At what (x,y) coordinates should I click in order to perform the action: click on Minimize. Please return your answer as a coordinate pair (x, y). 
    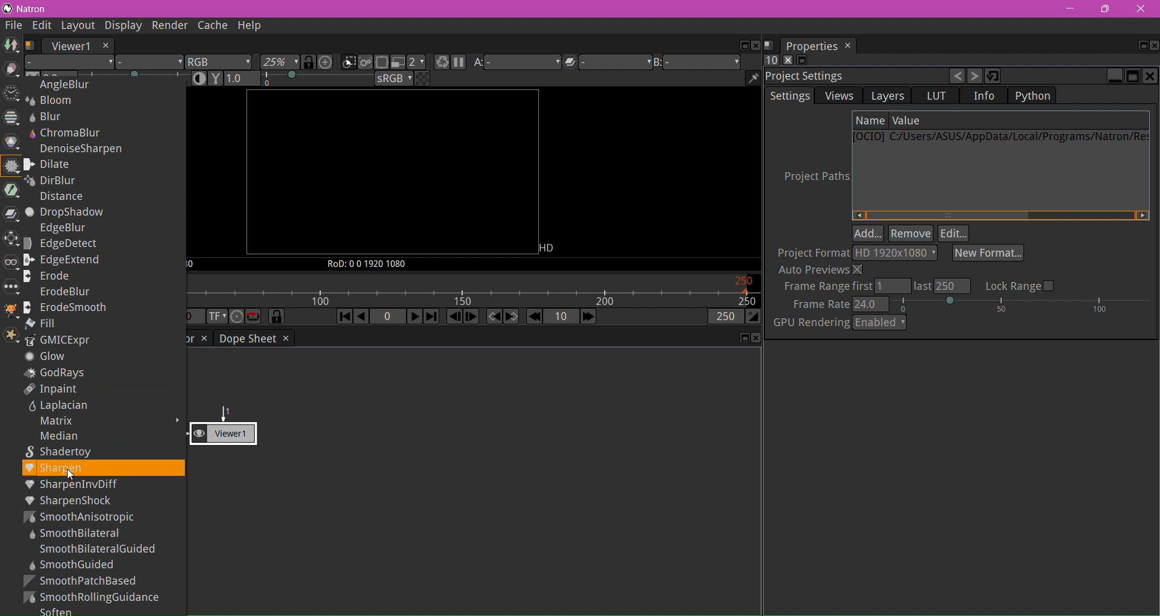
    Looking at the image, I should click on (1070, 8).